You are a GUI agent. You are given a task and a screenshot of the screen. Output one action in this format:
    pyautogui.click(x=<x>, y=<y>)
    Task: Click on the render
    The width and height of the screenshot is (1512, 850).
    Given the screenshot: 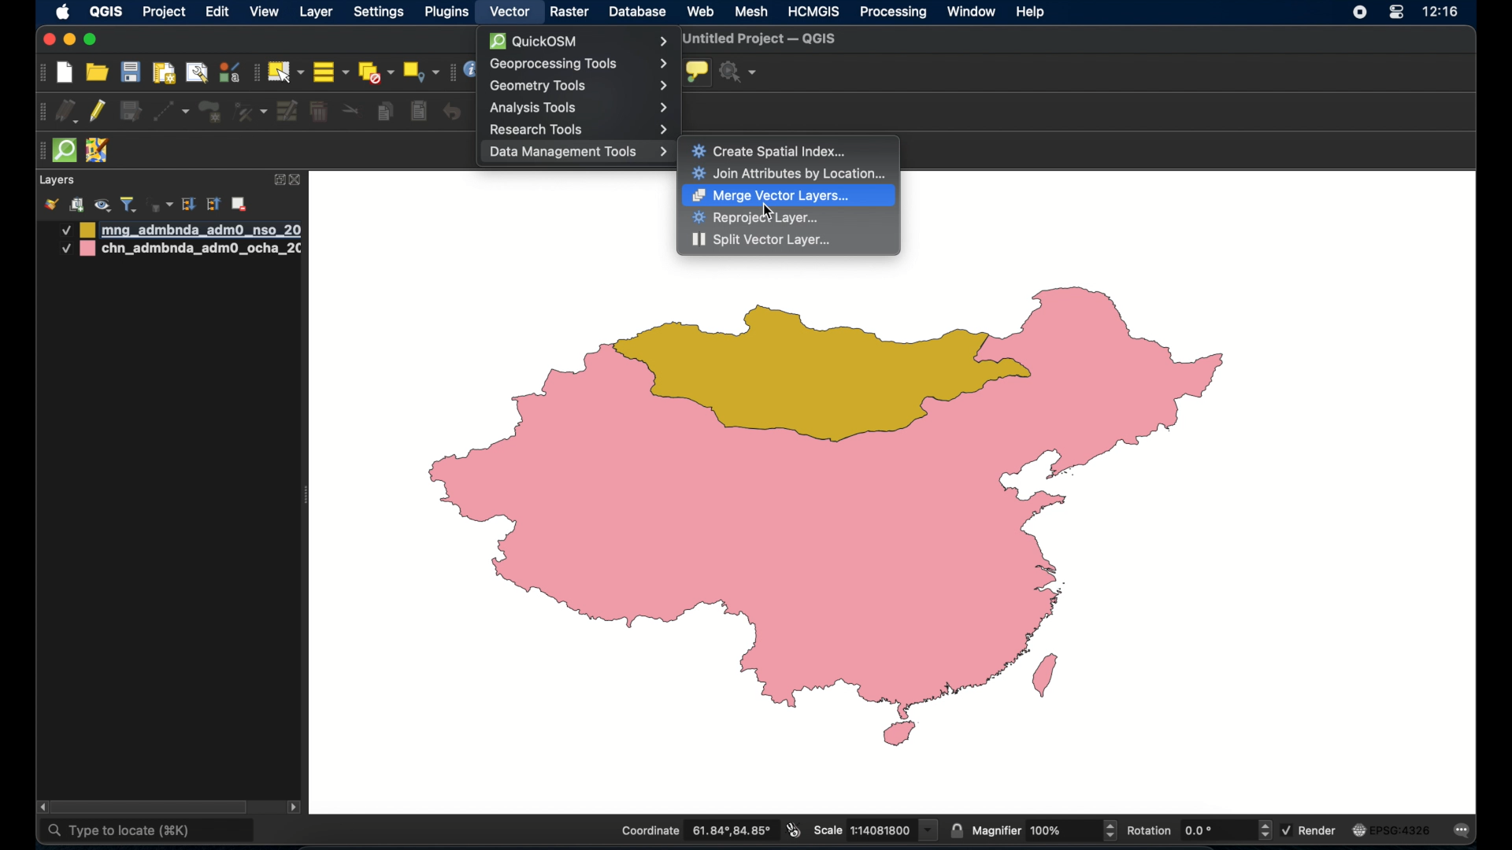 What is the action you would take?
    pyautogui.click(x=1310, y=829)
    